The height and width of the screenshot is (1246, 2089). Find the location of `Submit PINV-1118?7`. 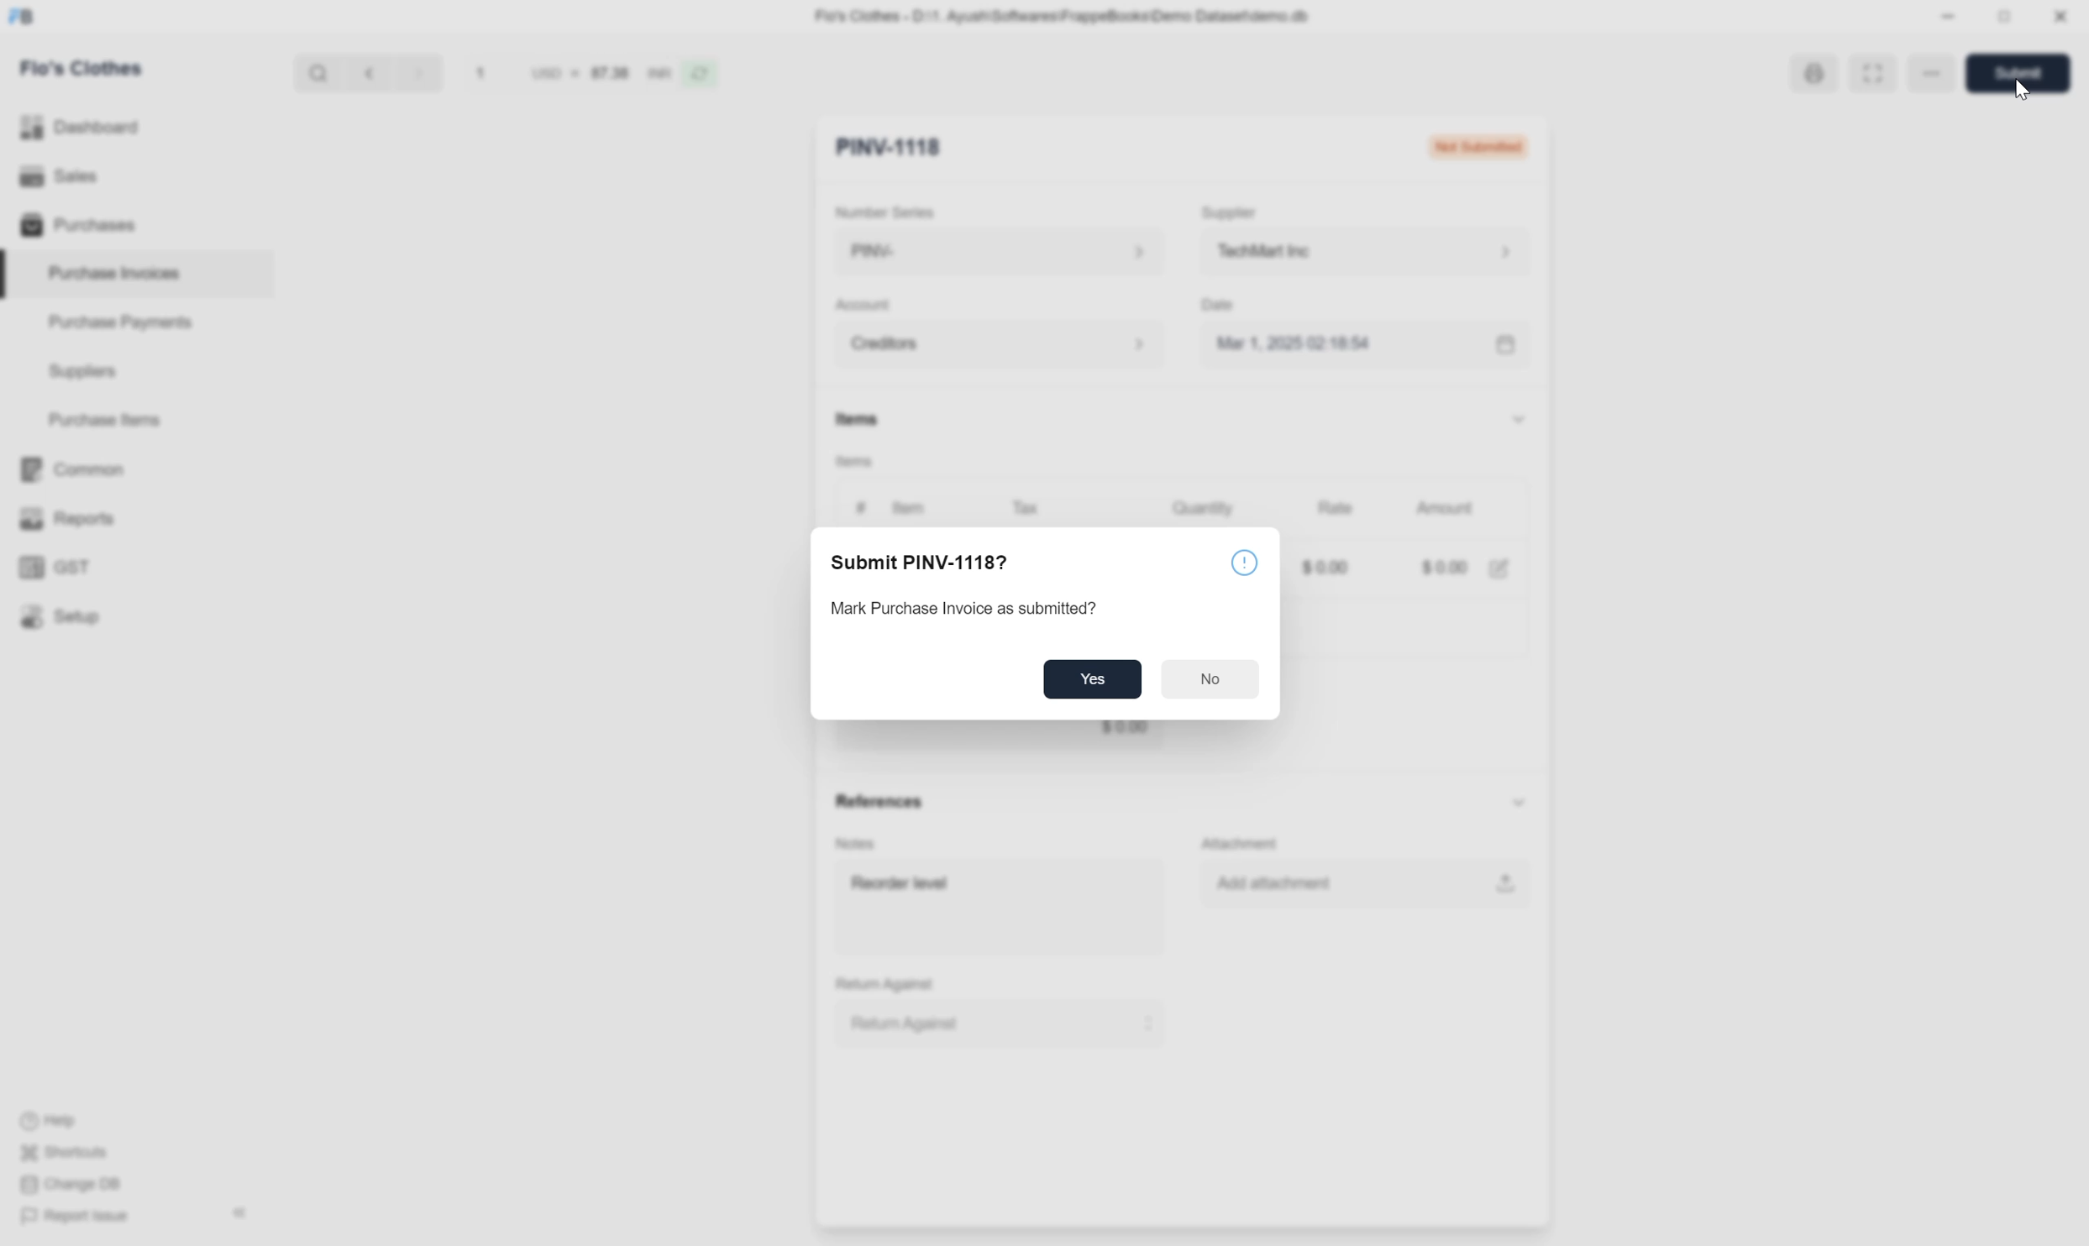

Submit PINV-1118?7 is located at coordinates (932, 563).